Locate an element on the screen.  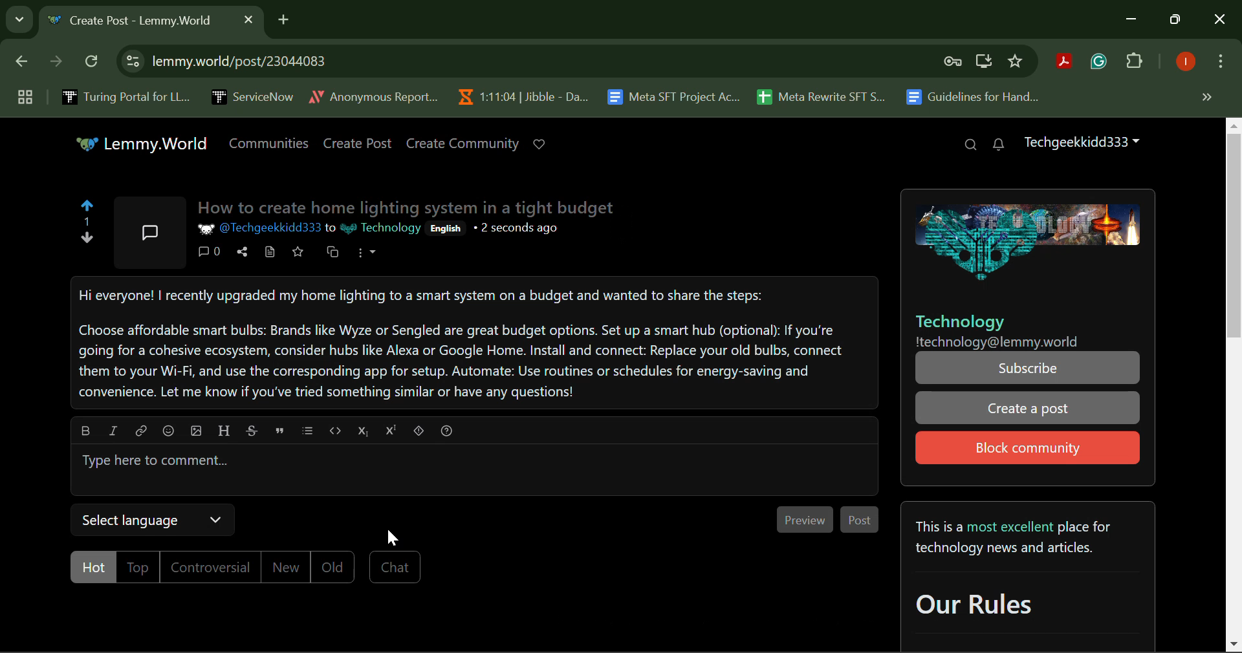
Donate to Lemmy is located at coordinates (539, 145).